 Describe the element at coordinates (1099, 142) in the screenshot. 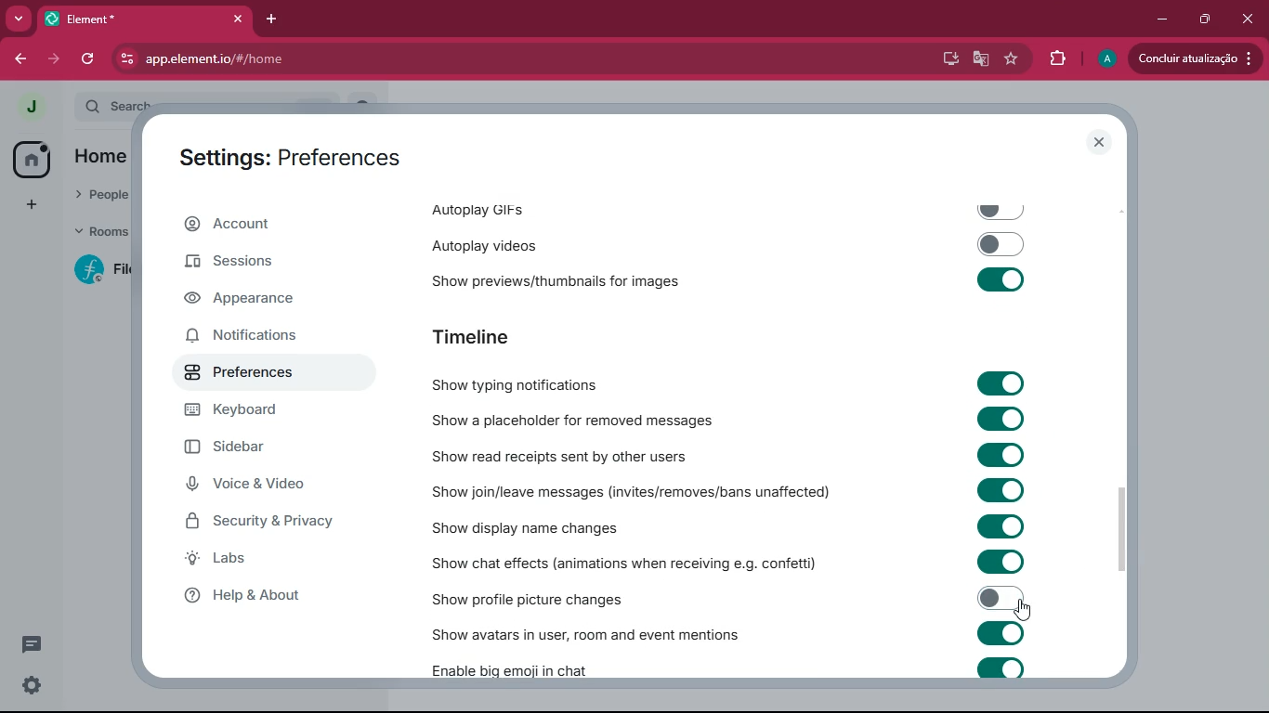

I see `close` at that location.